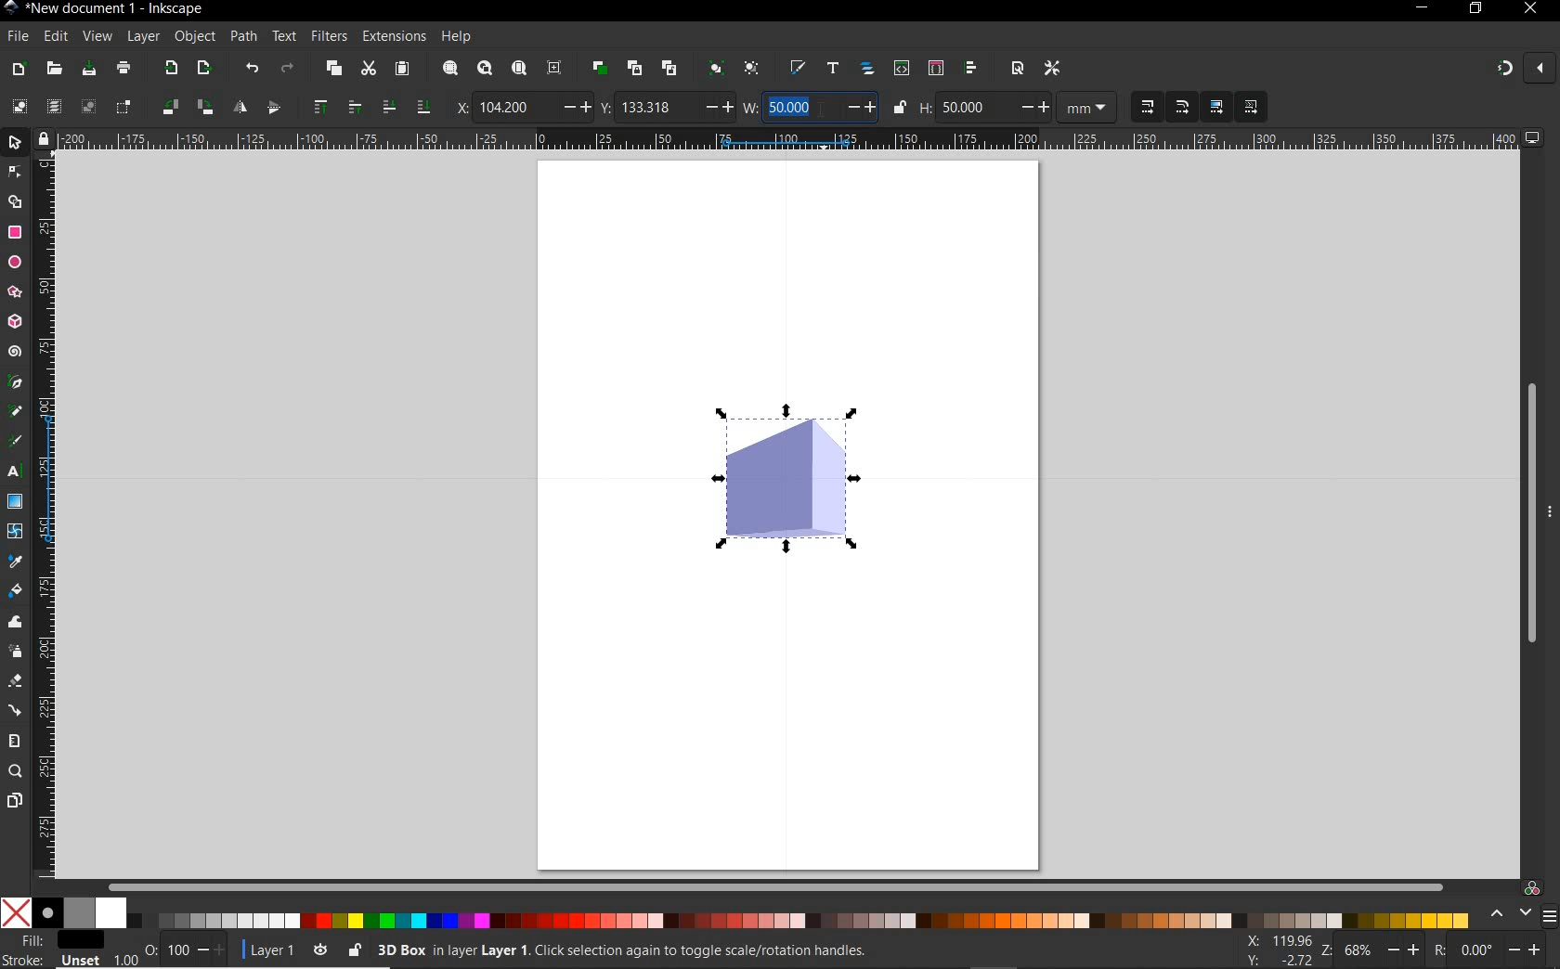 The width and height of the screenshot is (1560, 969). What do you see at coordinates (124, 958) in the screenshot?
I see `1.00` at bounding box center [124, 958].